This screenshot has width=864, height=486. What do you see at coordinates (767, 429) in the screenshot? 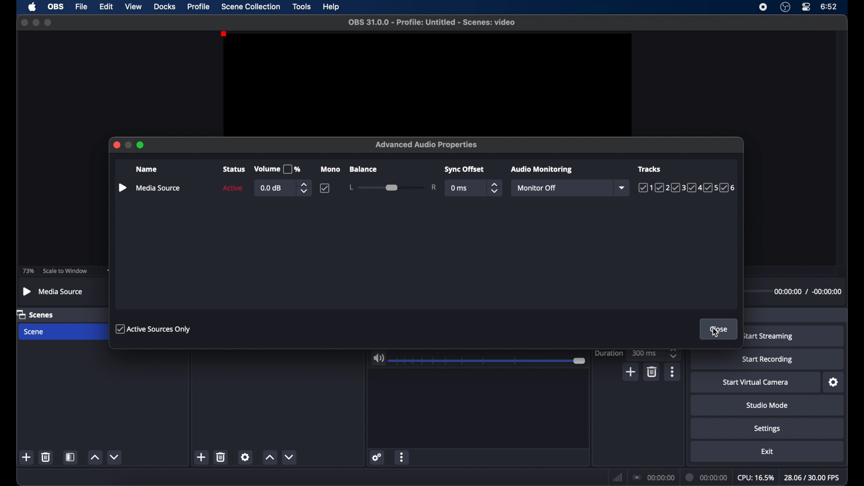
I see `settings` at bounding box center [767, 429].